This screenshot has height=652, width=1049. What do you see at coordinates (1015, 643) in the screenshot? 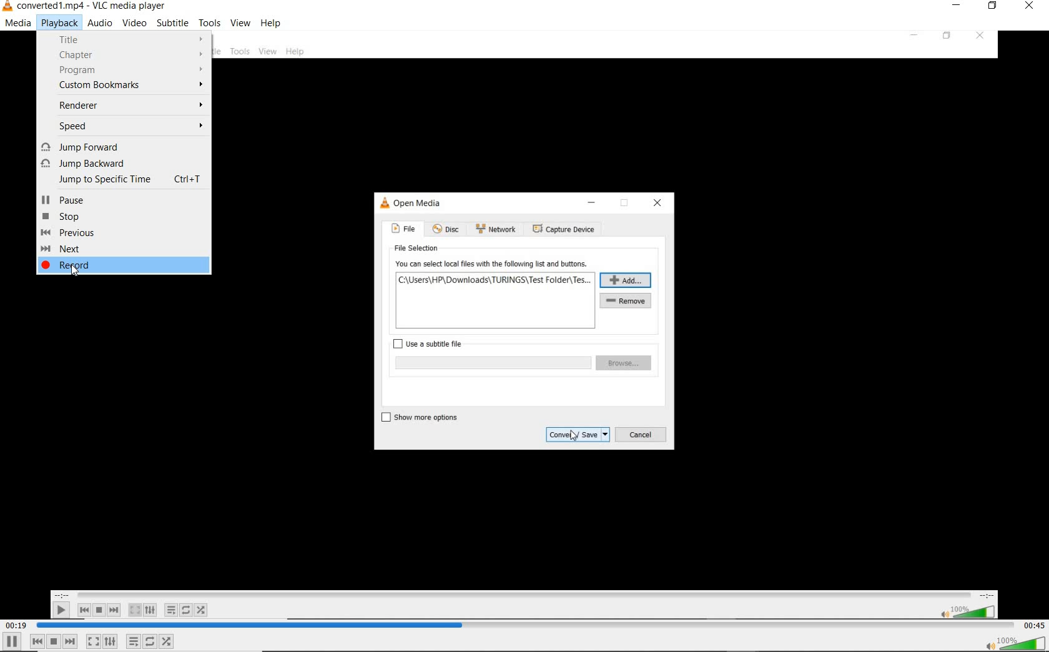
I see `volume button` at bounding box center [1015, 643].